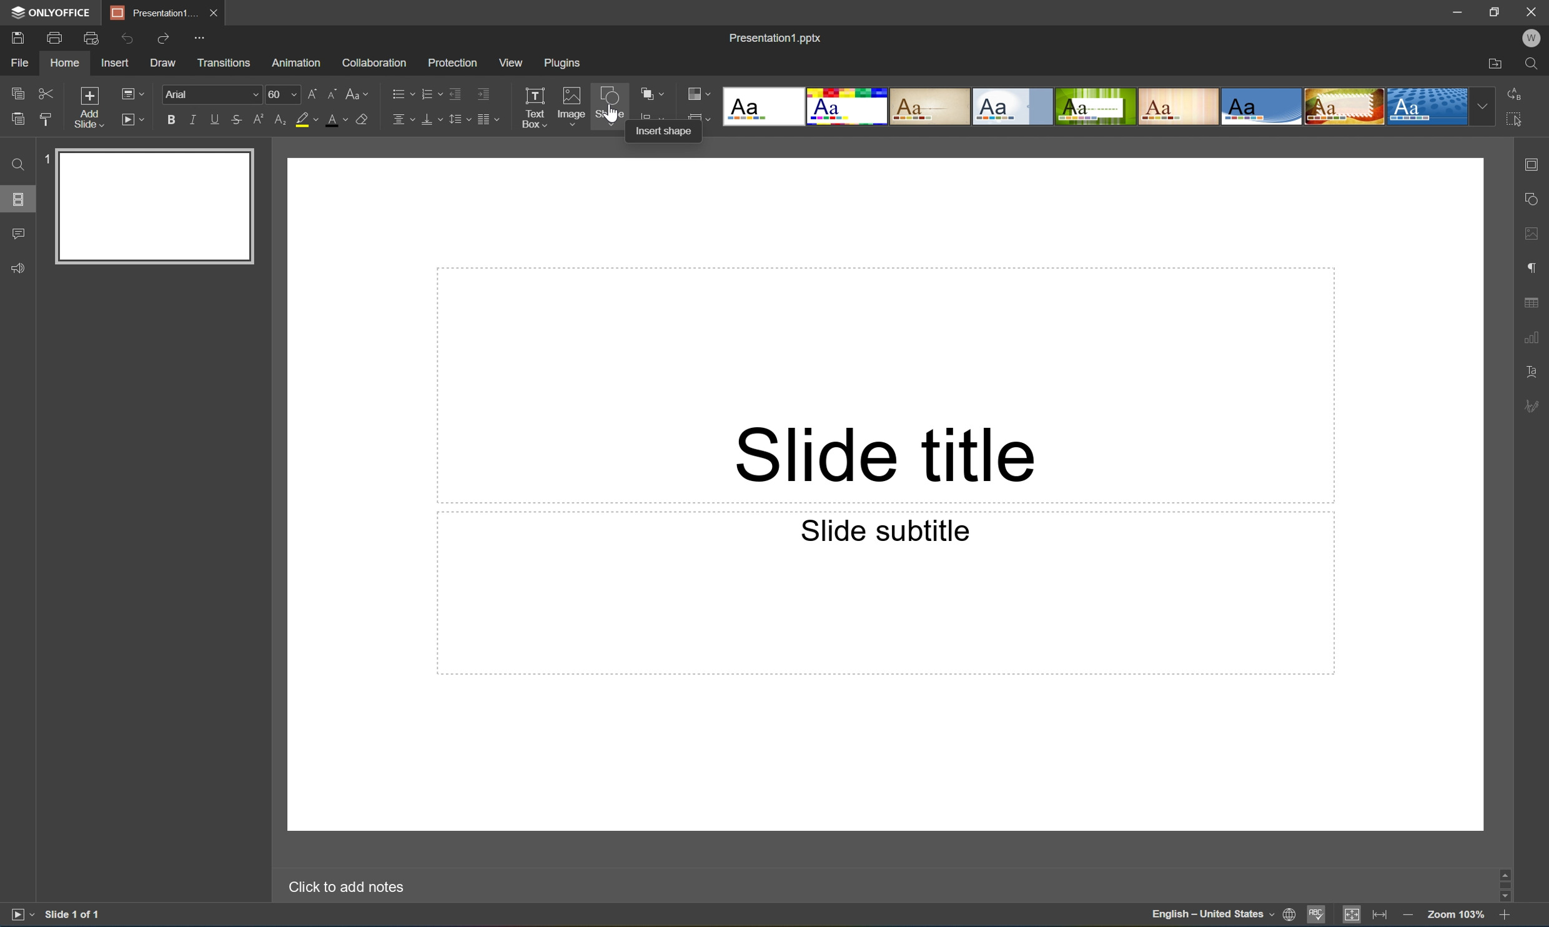 This screenshot has width=1549, height=927. What do you see at coordinates (1535, 165) in the screenshot?
I see `slide settings` at bounding box center [1535, 165].